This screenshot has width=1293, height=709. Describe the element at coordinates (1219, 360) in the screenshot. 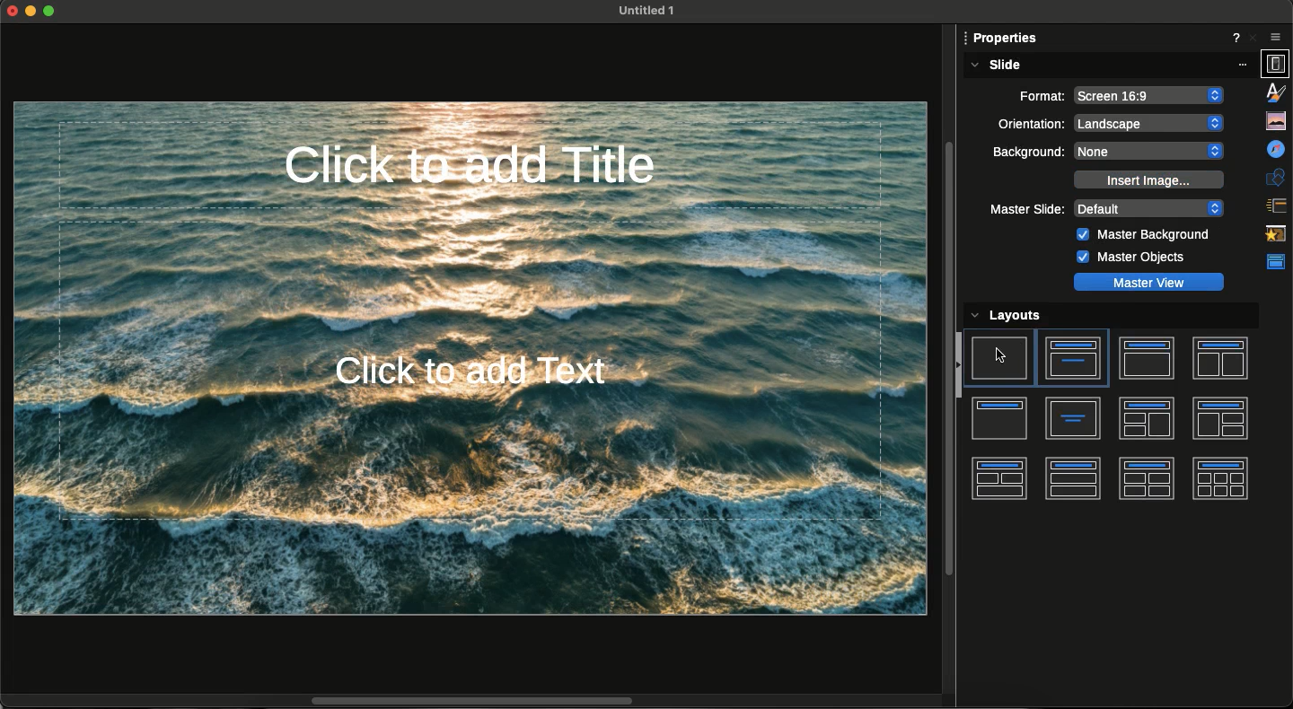

I see `Title an two text boxes` at that location.